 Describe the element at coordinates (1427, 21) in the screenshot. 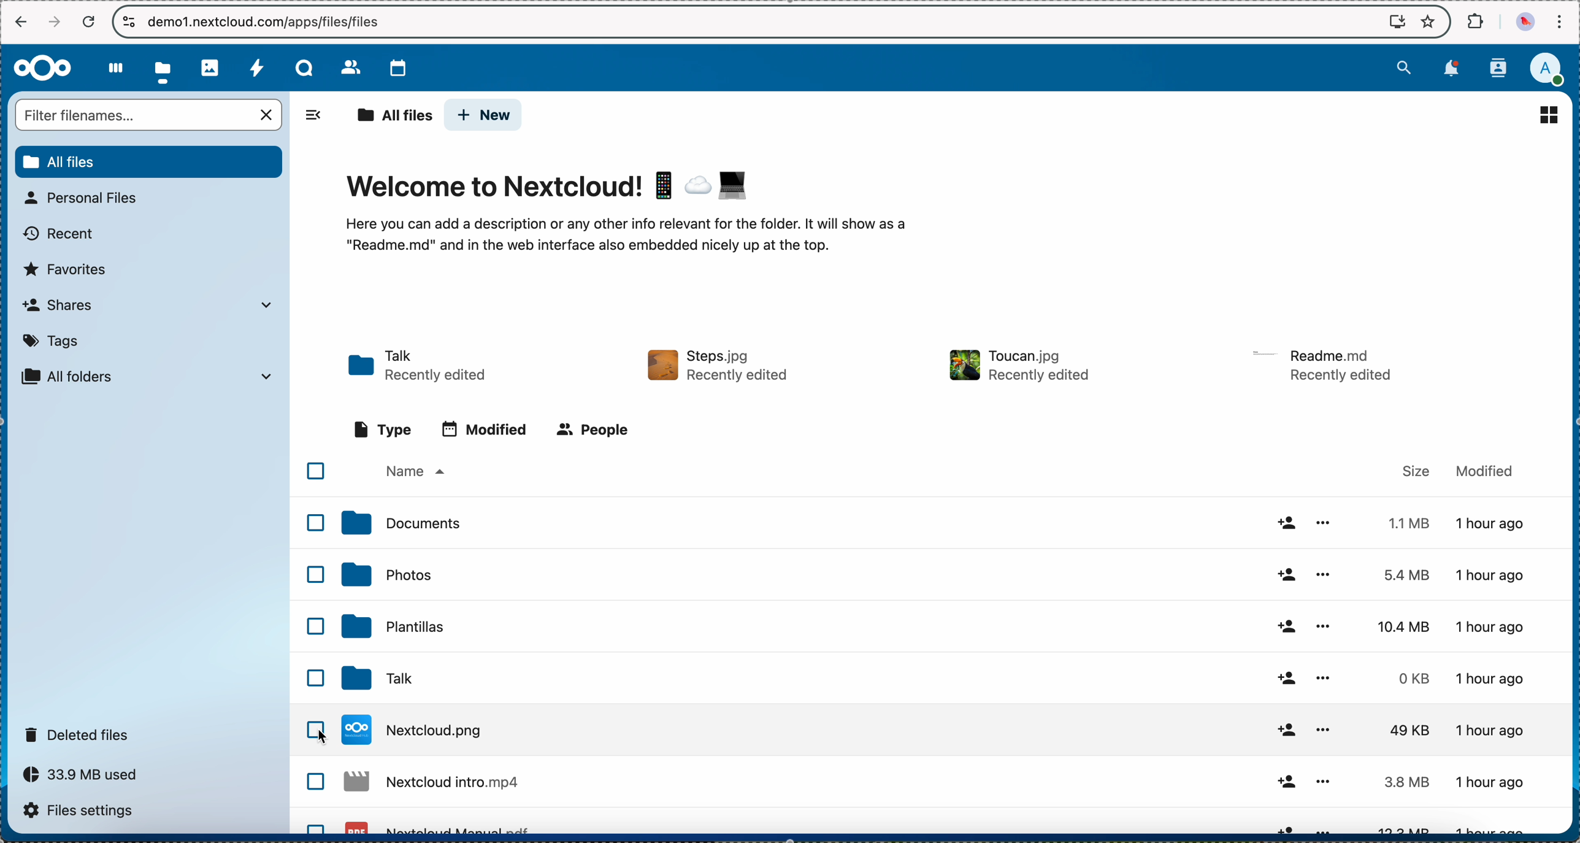

I see `favorites` at that location.